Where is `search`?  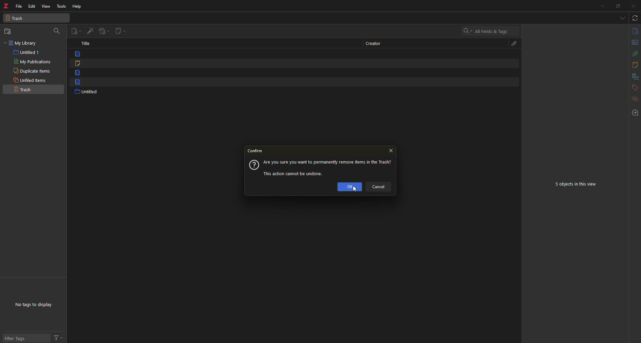 search is located at coordinates (57, 30).